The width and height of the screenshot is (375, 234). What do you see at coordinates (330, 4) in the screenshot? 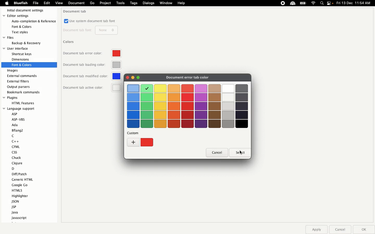
I see `Notification` at bounding box center [330, 4].